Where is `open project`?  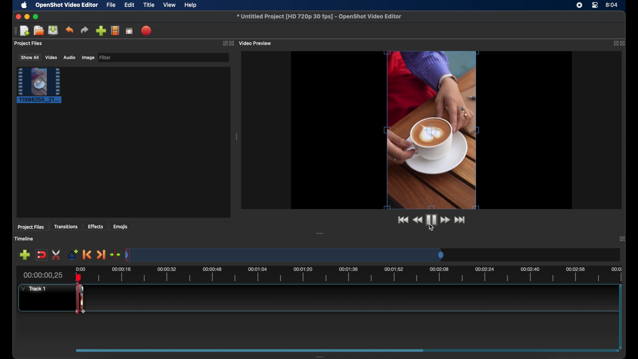
open project is located at coordinates (39, 31).